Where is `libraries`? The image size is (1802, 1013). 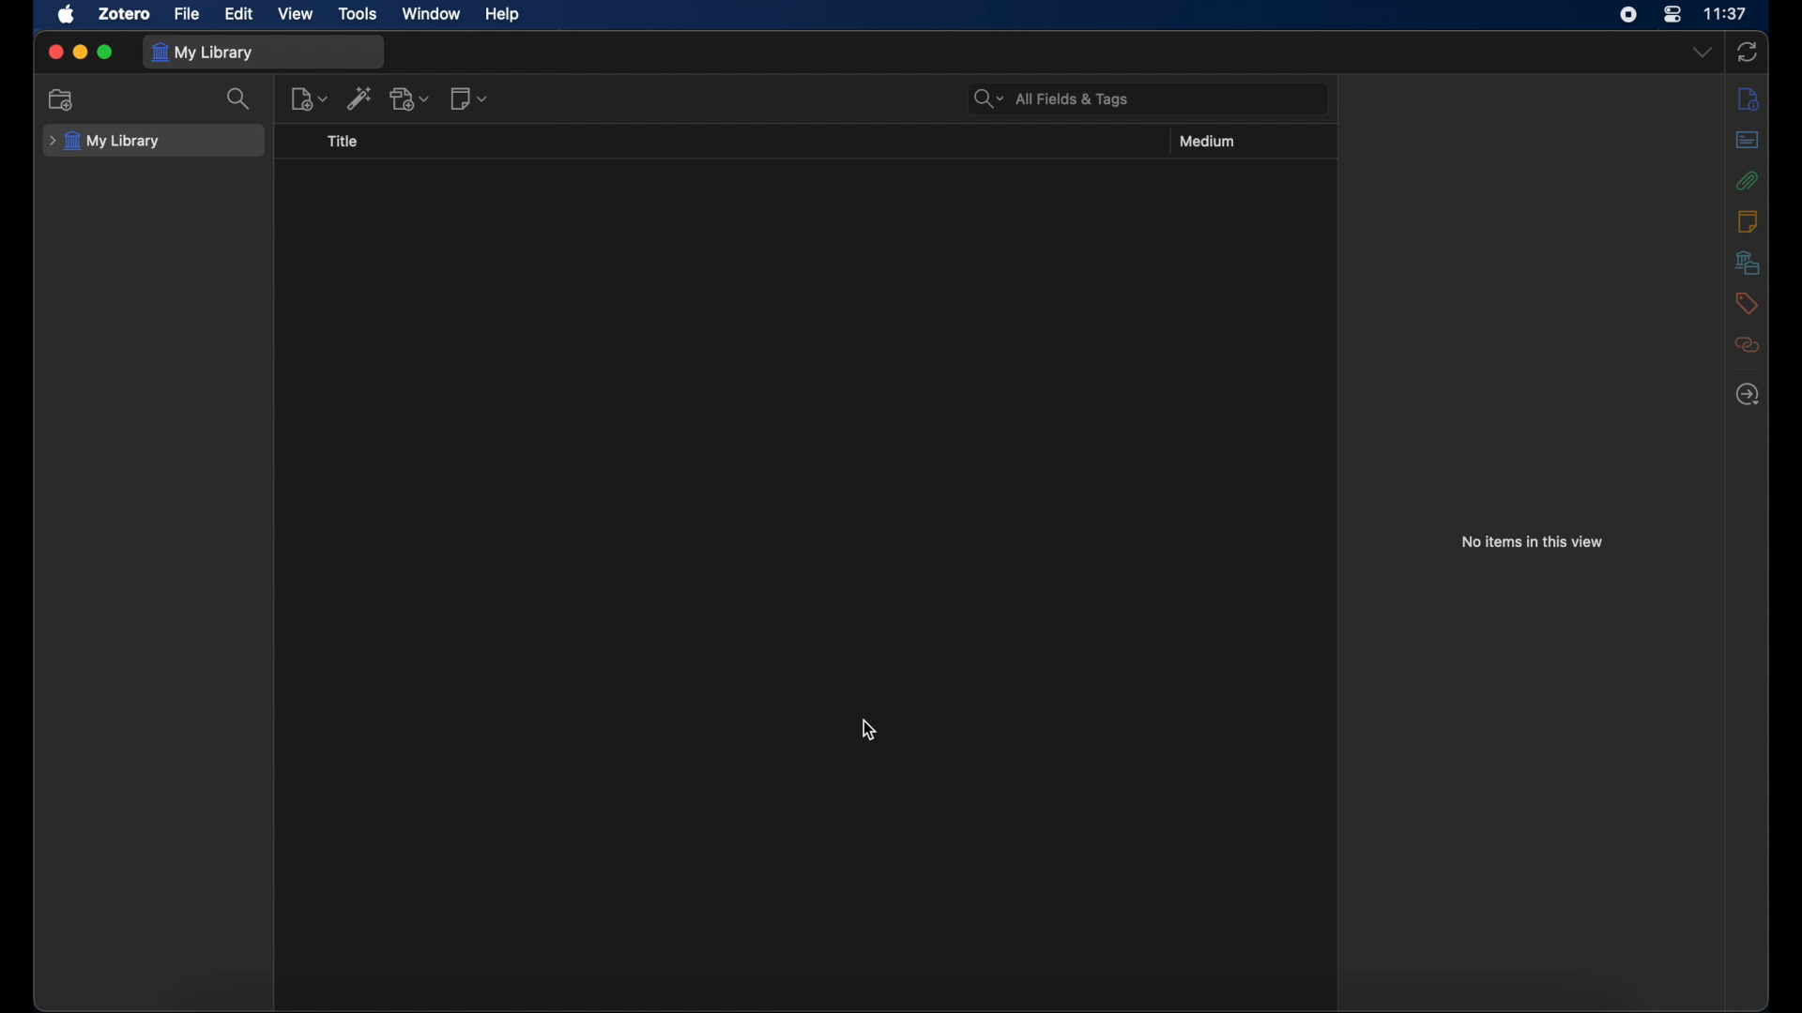
libraries is located at coordinates (1748, 262).